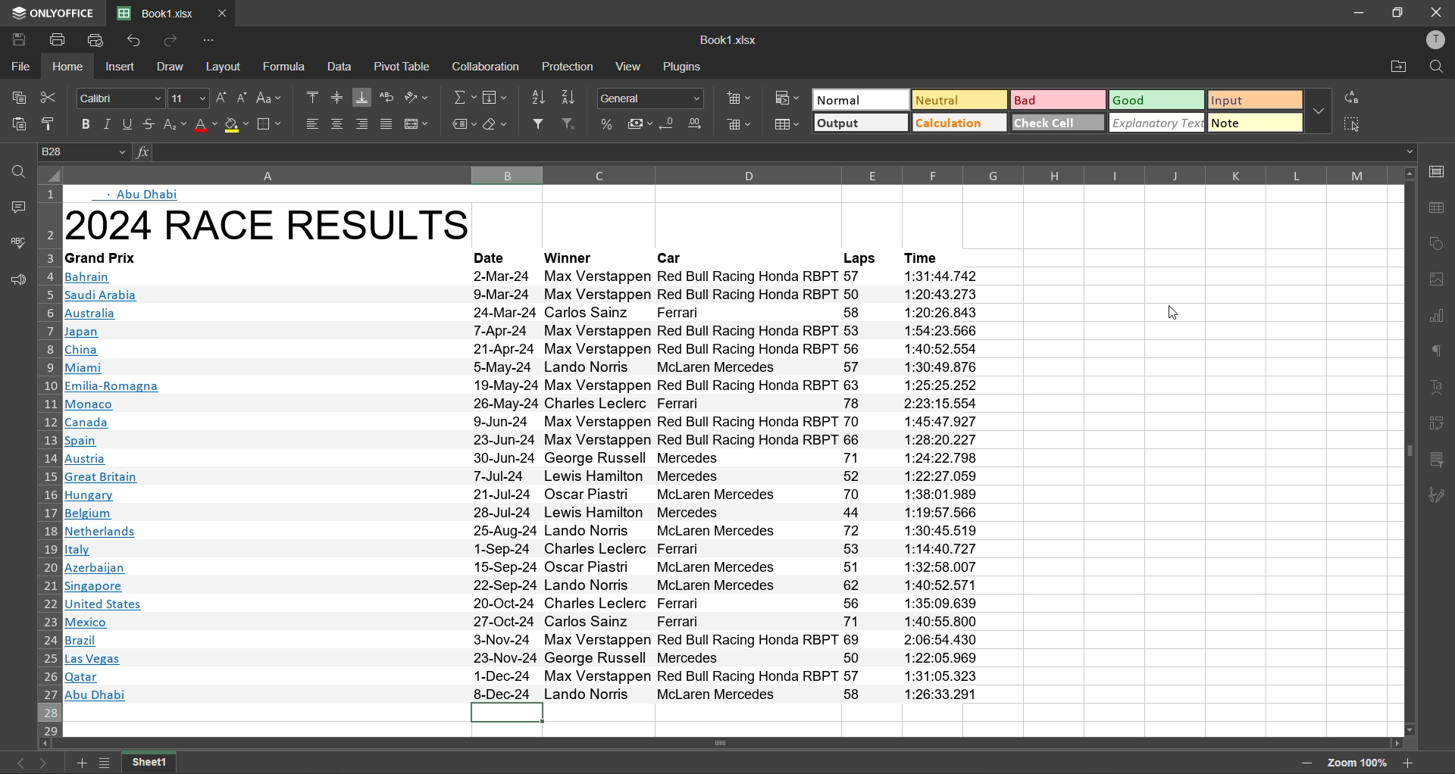 This screenshot has width=1455, height=774. Describe the element at coordinates (669, 257) in the screenshot. I see `Car` at that location.